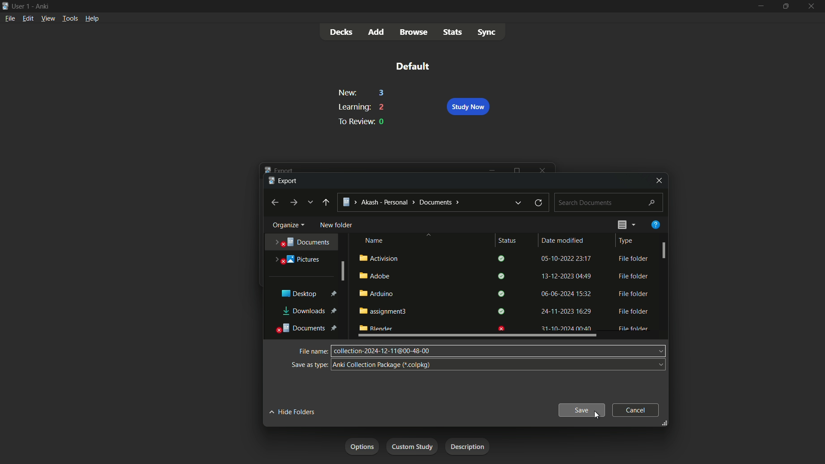 The width and height of the screenshot is (825, 464). I want to click on folder , so click(505, 327).